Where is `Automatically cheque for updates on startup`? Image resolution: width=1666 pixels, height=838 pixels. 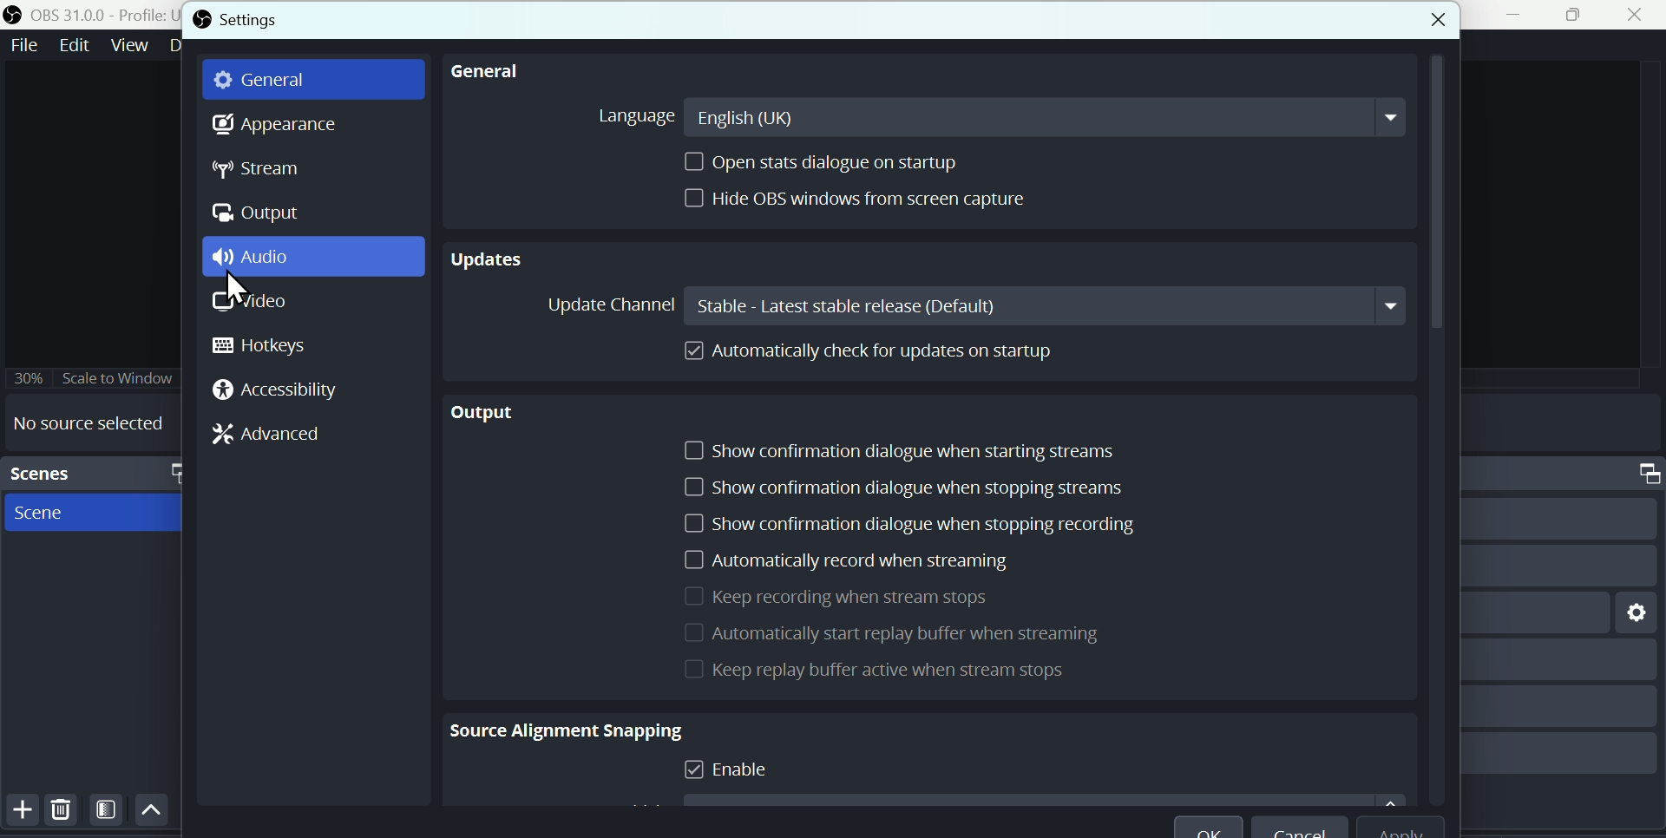
Automatically cheque for updates on startup is located at coordinates (895, 356).